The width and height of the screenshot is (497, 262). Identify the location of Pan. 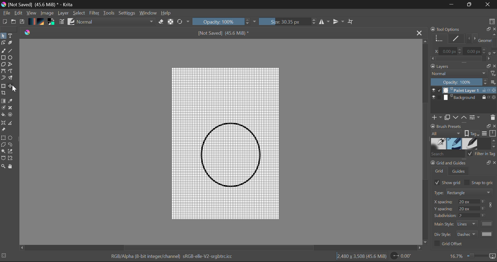
(11, 166).